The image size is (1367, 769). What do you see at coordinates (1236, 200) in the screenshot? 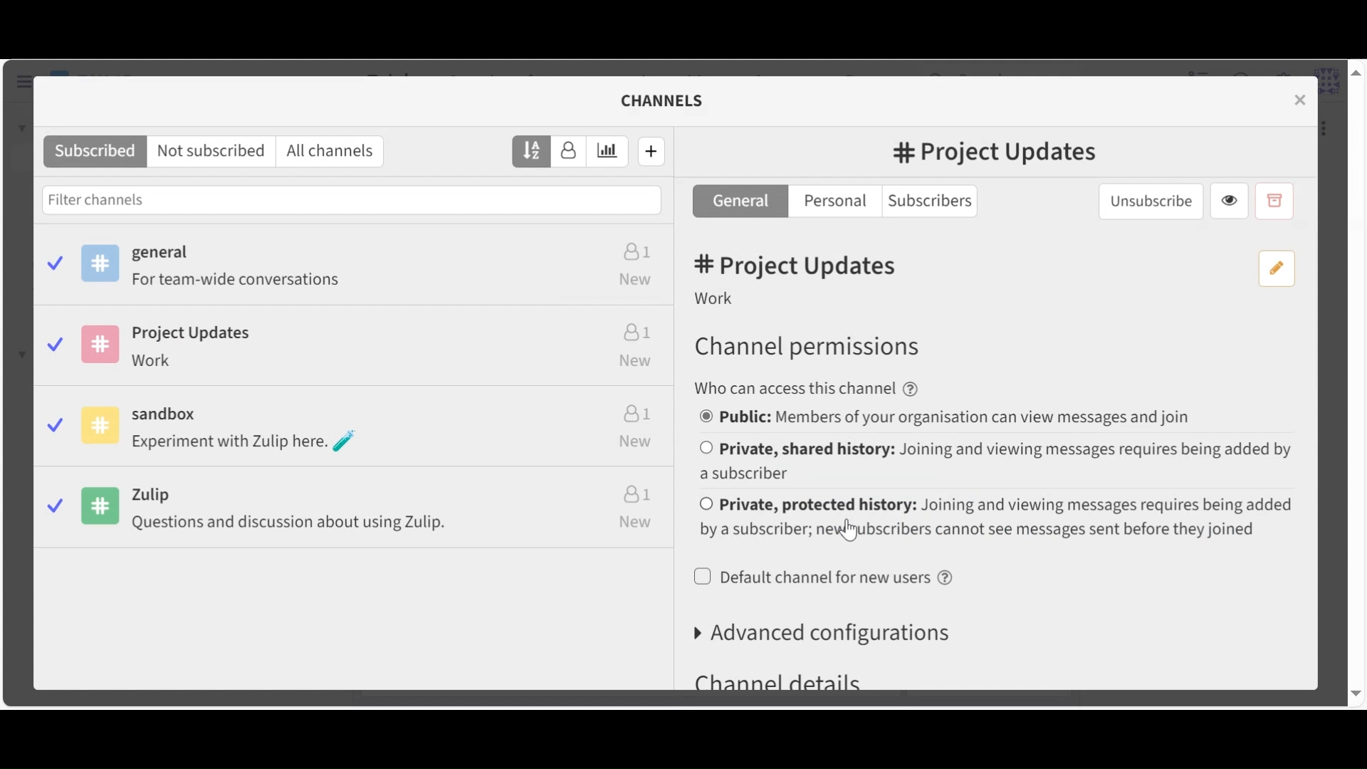
I see `VIew Channel` at bounding box center [1236, 200].